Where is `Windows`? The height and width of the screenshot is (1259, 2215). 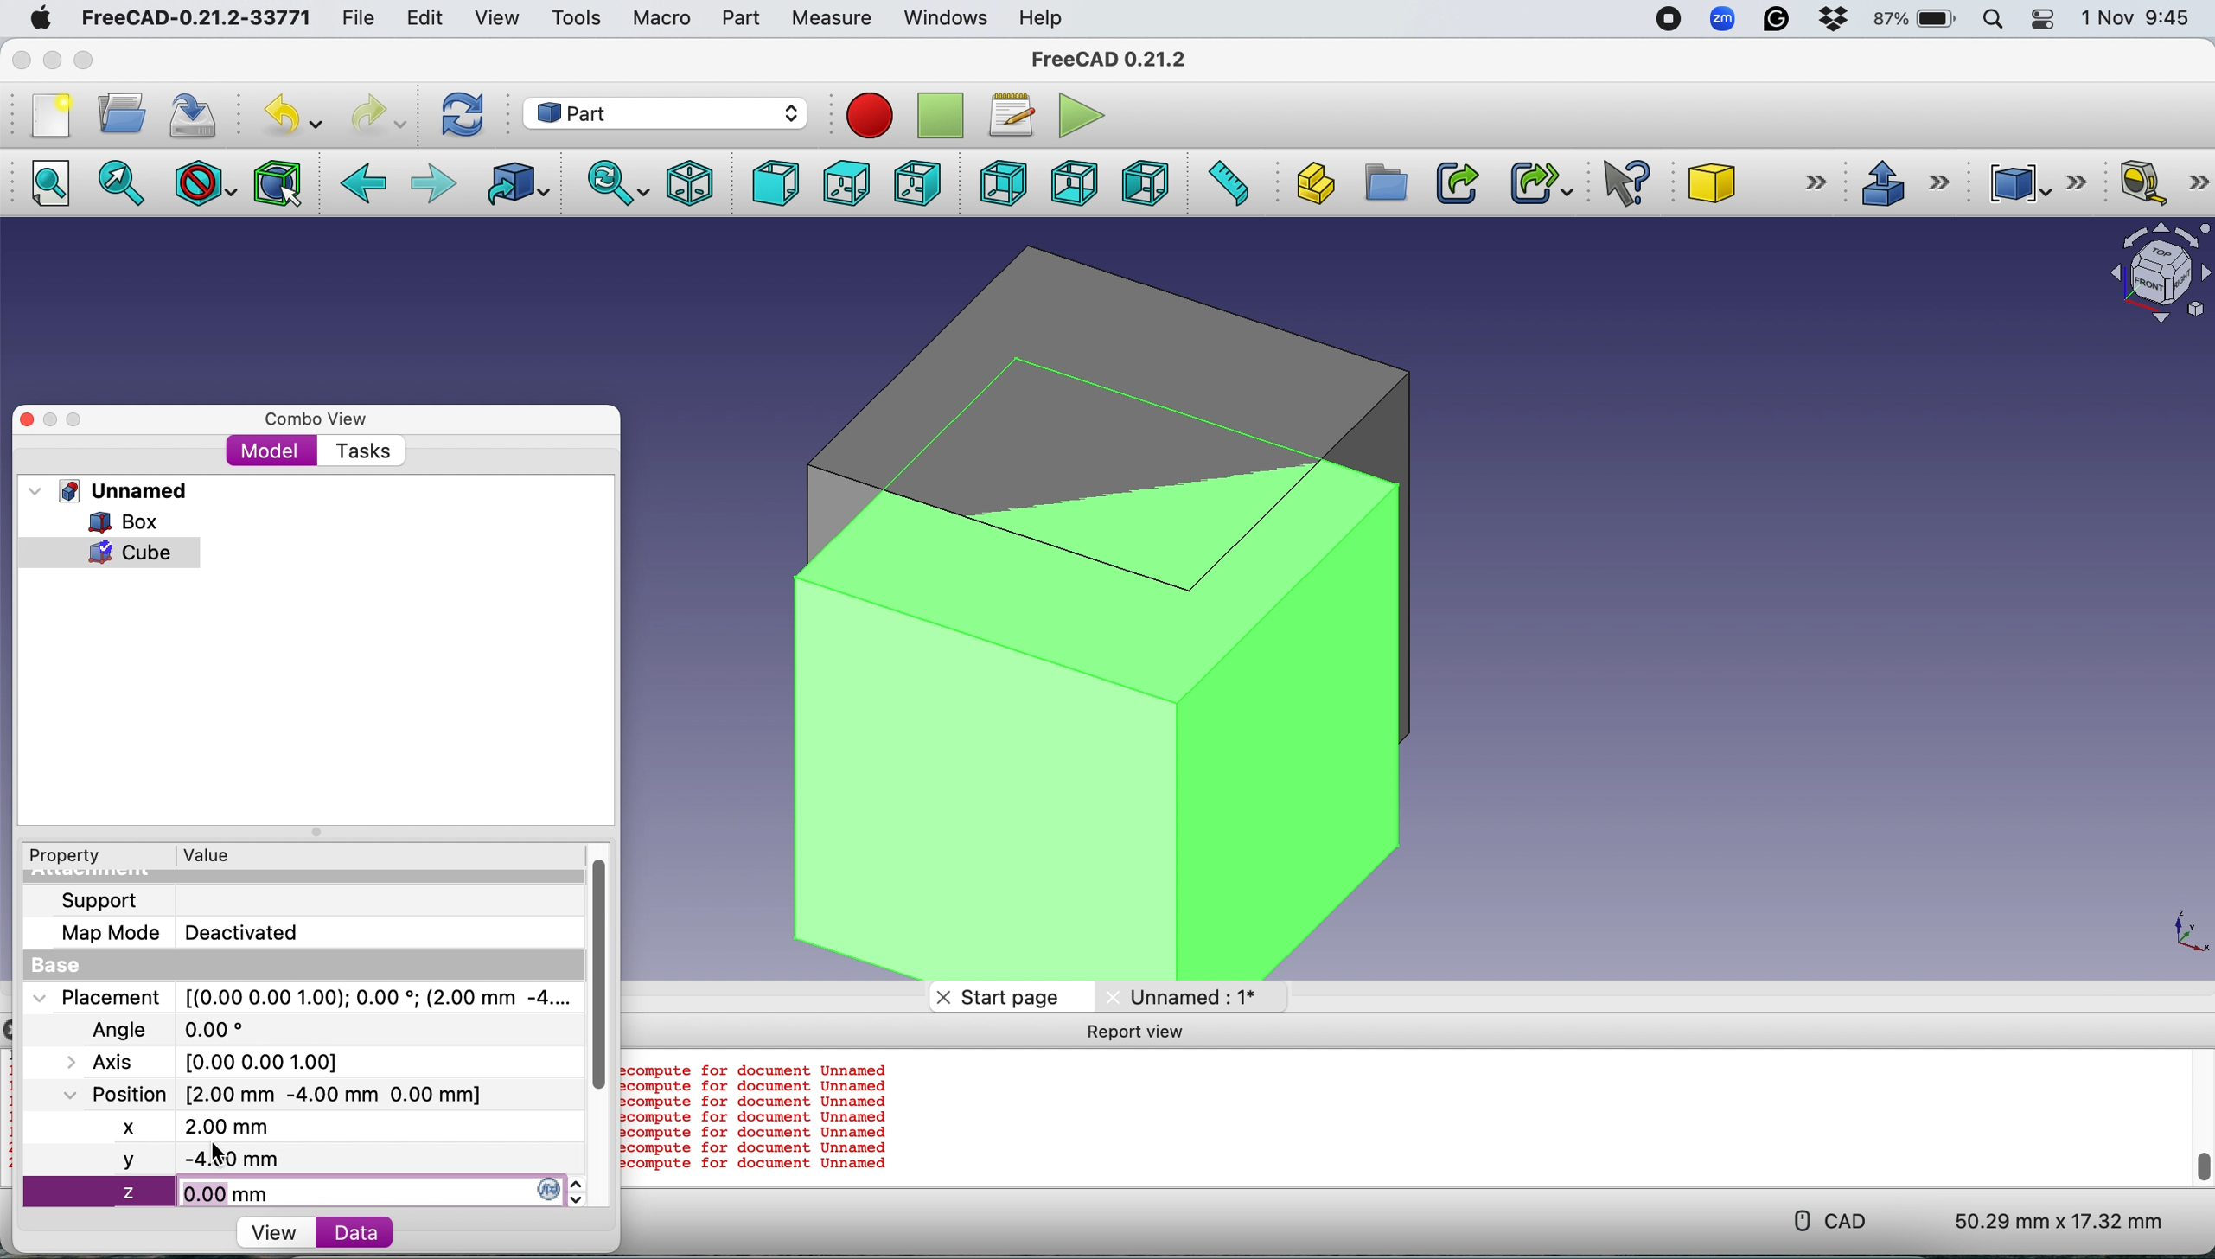
Windows is located at coordinates (946, 19).